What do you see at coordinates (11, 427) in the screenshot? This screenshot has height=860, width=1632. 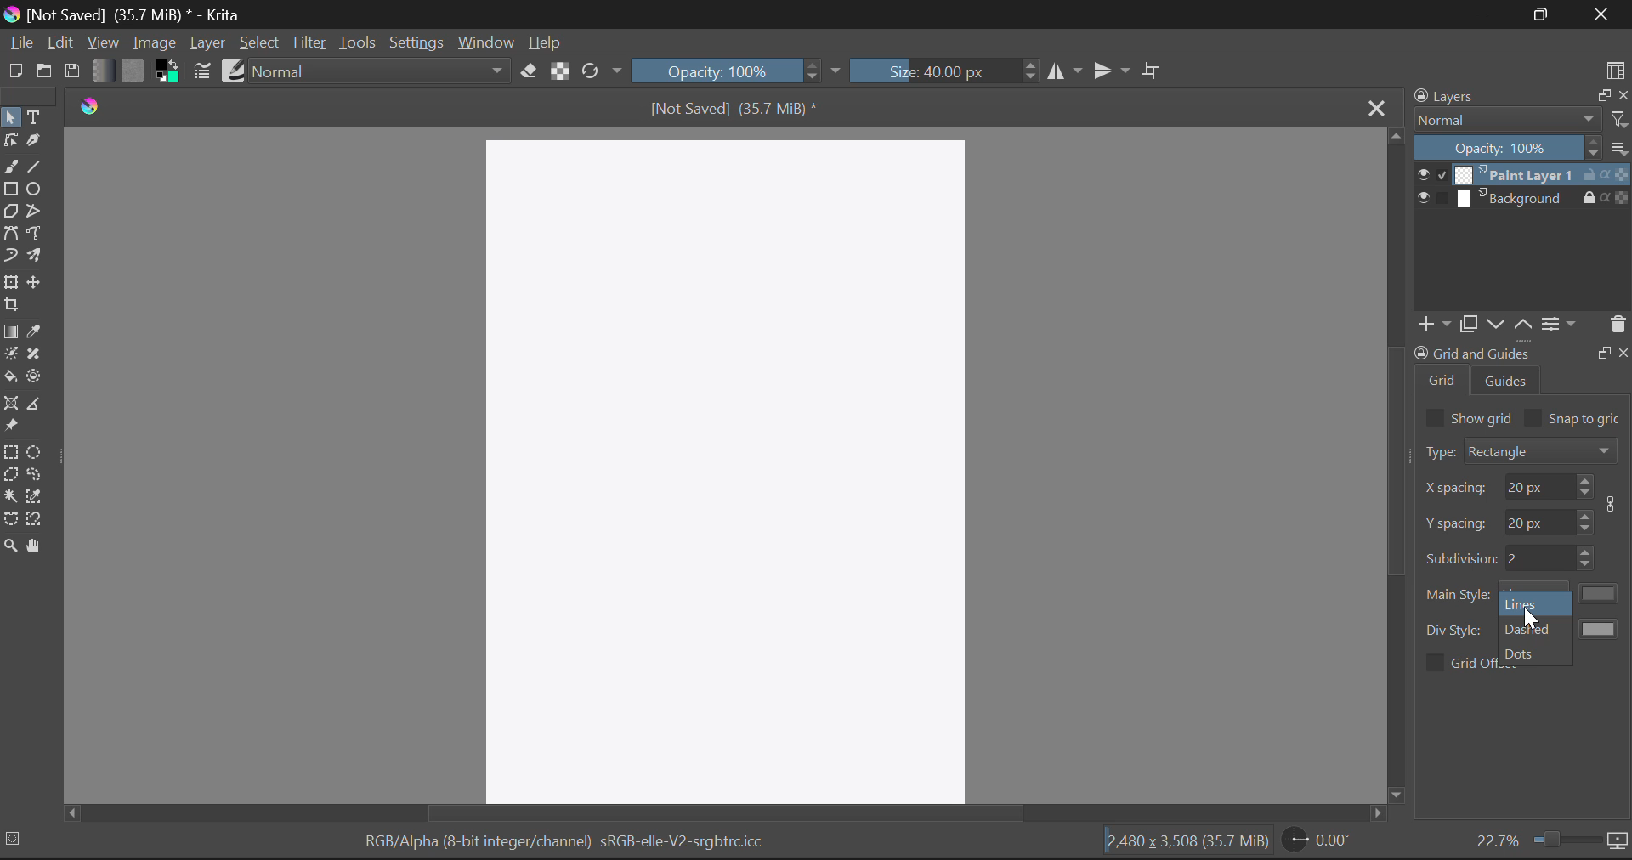 I see `Reference Image` at bounding box center [11, 427].